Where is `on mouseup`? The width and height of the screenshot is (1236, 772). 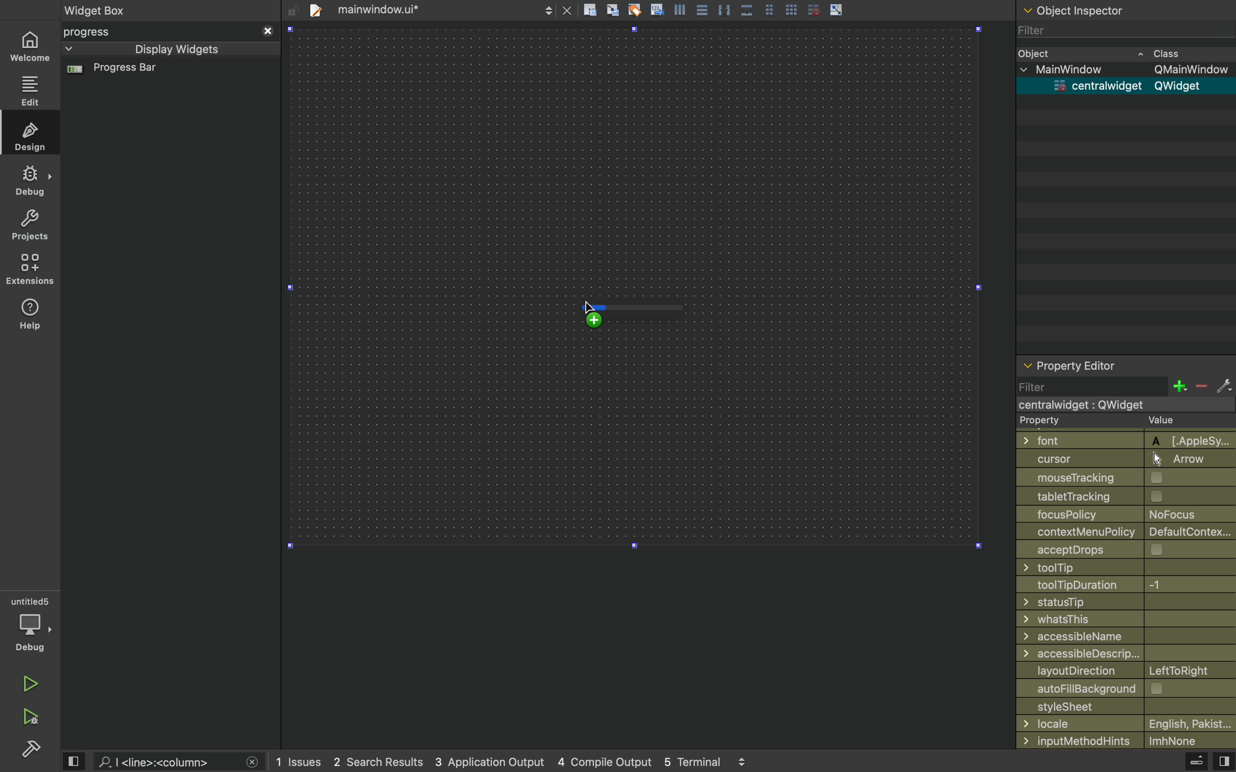
on mouseup is located at coordinates (613, 326).